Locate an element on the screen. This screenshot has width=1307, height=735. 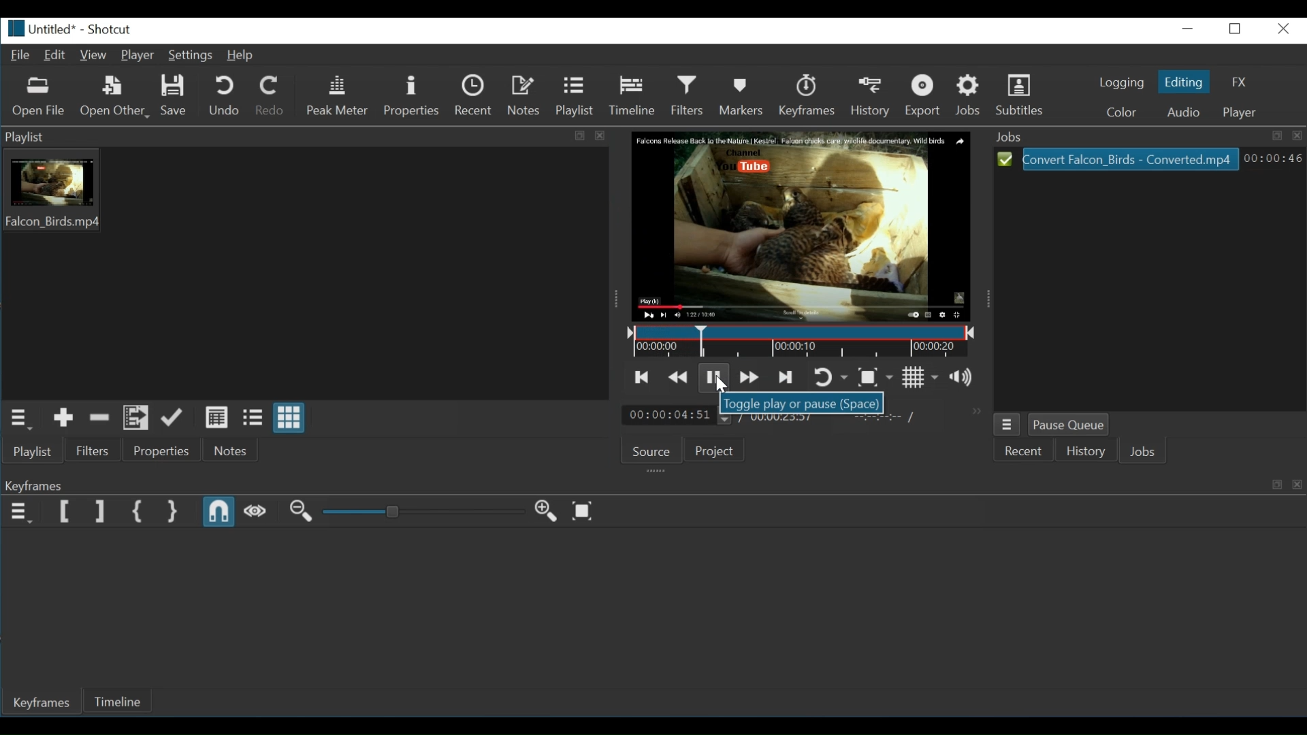
Help is located at coordinates (240, 56).